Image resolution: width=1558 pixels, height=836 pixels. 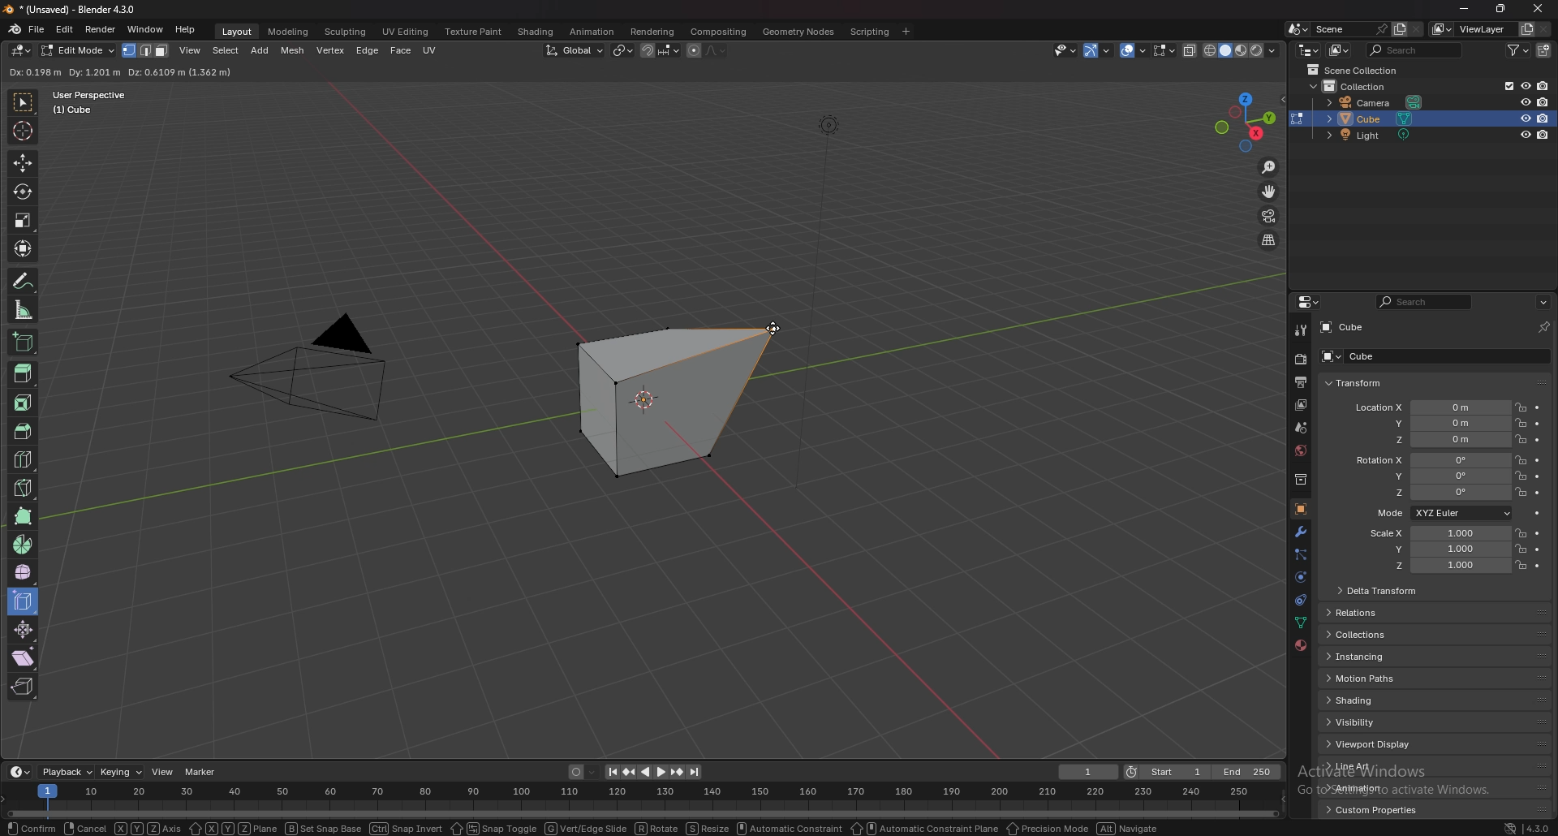 What do you see at coordinates (1539, 461) in the screenshot?
I see `animate property` at bounding box center [1539, 461].